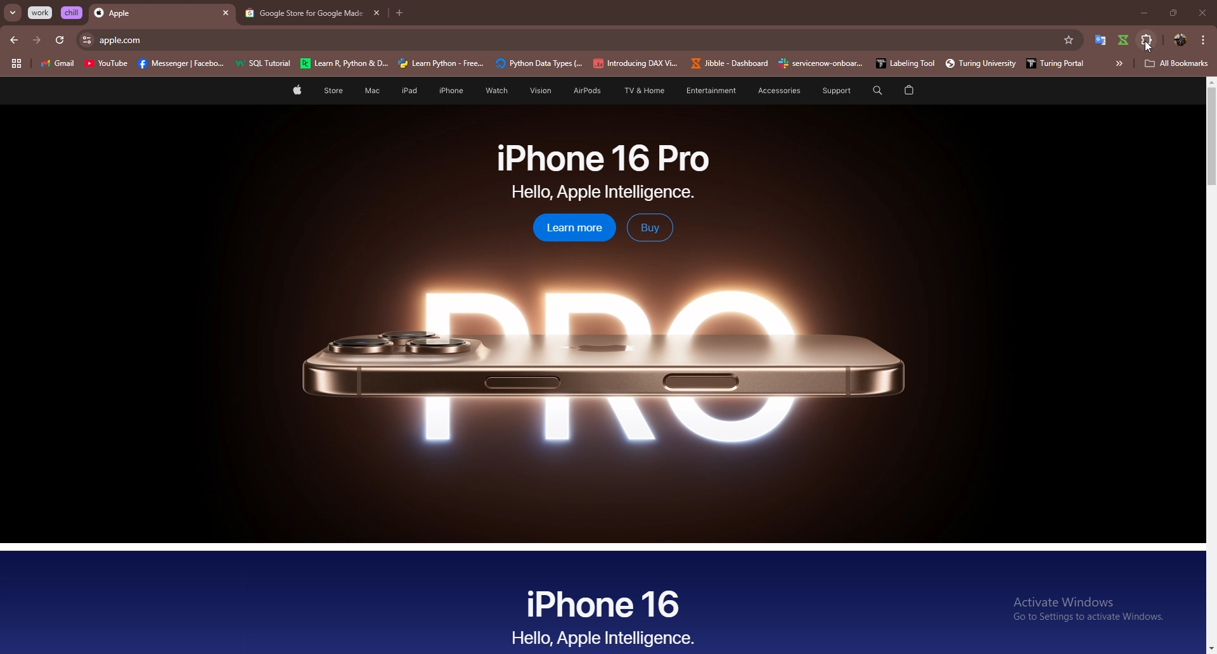 This screenshot has height=654, width=1217. What do you see at coordinates (86, 40) in the screenshot?
I see `site settings` at bounding box center [86, 40].